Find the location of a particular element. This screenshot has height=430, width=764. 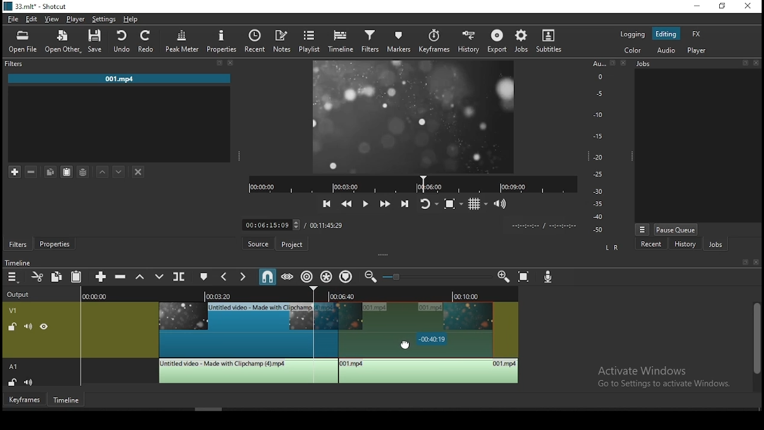

play/pause is located at coordinates (366, 204).